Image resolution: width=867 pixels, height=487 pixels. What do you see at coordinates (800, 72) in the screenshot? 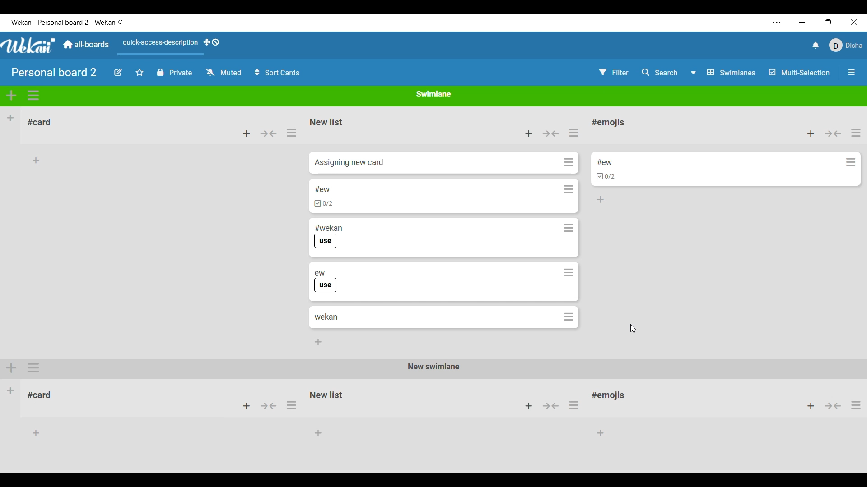
I see `Multi-selection` at bounding box center [800, 72].